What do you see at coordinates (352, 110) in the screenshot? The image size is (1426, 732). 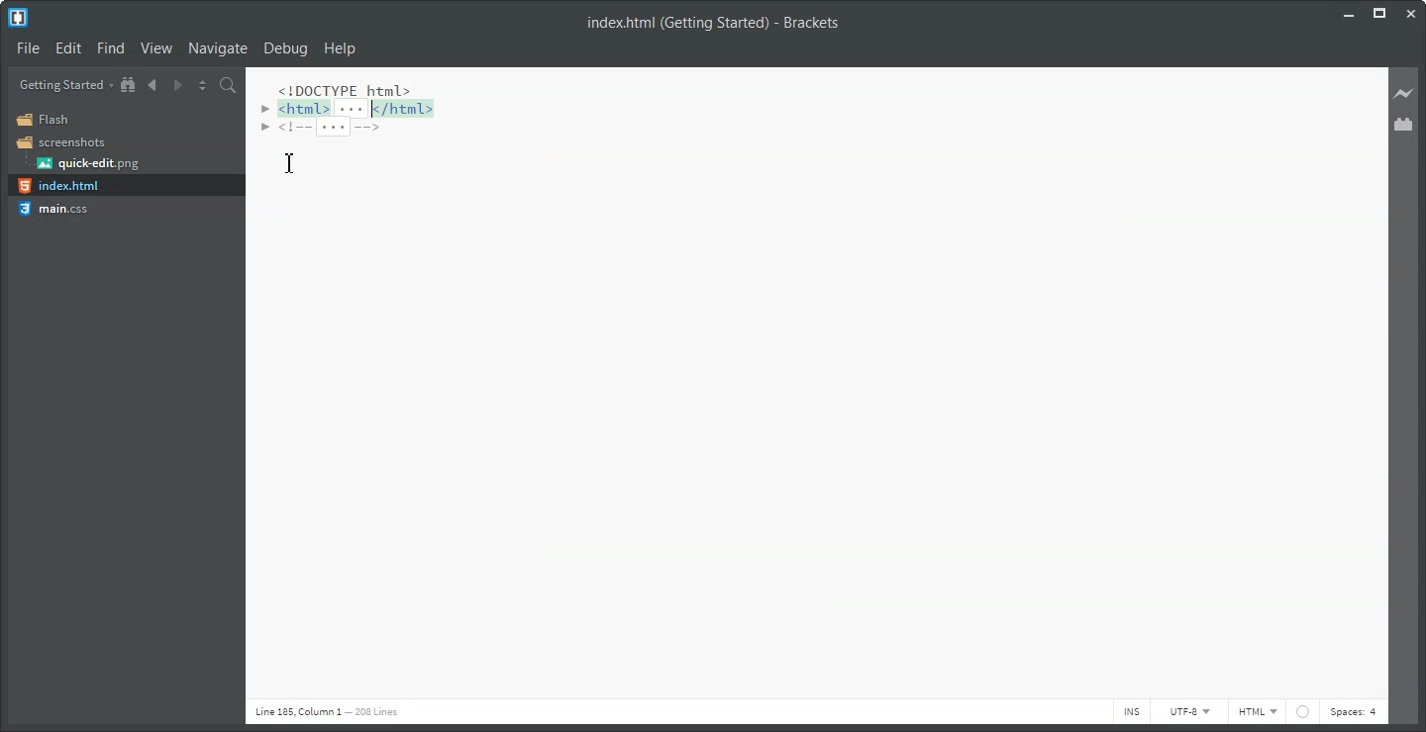 I see `Code Collapse` at bounding box center [352, 110].